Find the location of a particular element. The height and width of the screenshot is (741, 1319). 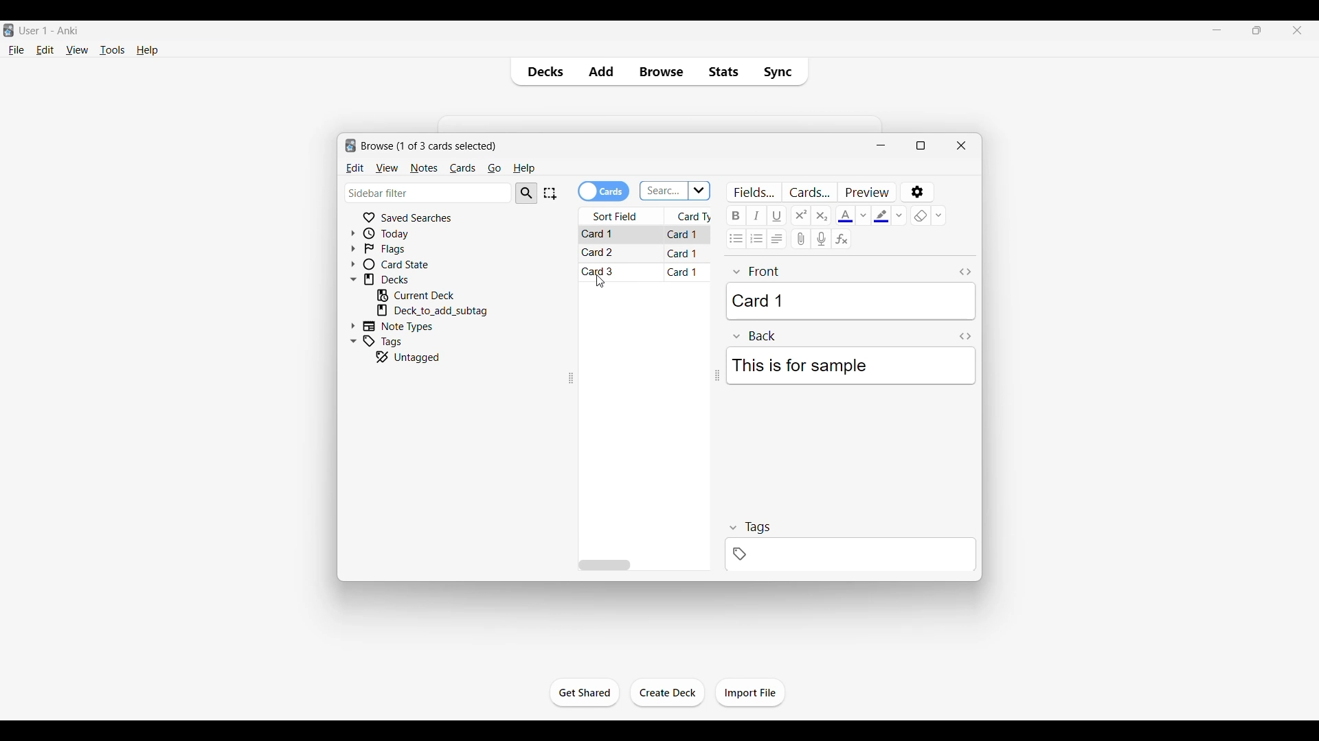

Card 1 is located at coordinates (684, 235).